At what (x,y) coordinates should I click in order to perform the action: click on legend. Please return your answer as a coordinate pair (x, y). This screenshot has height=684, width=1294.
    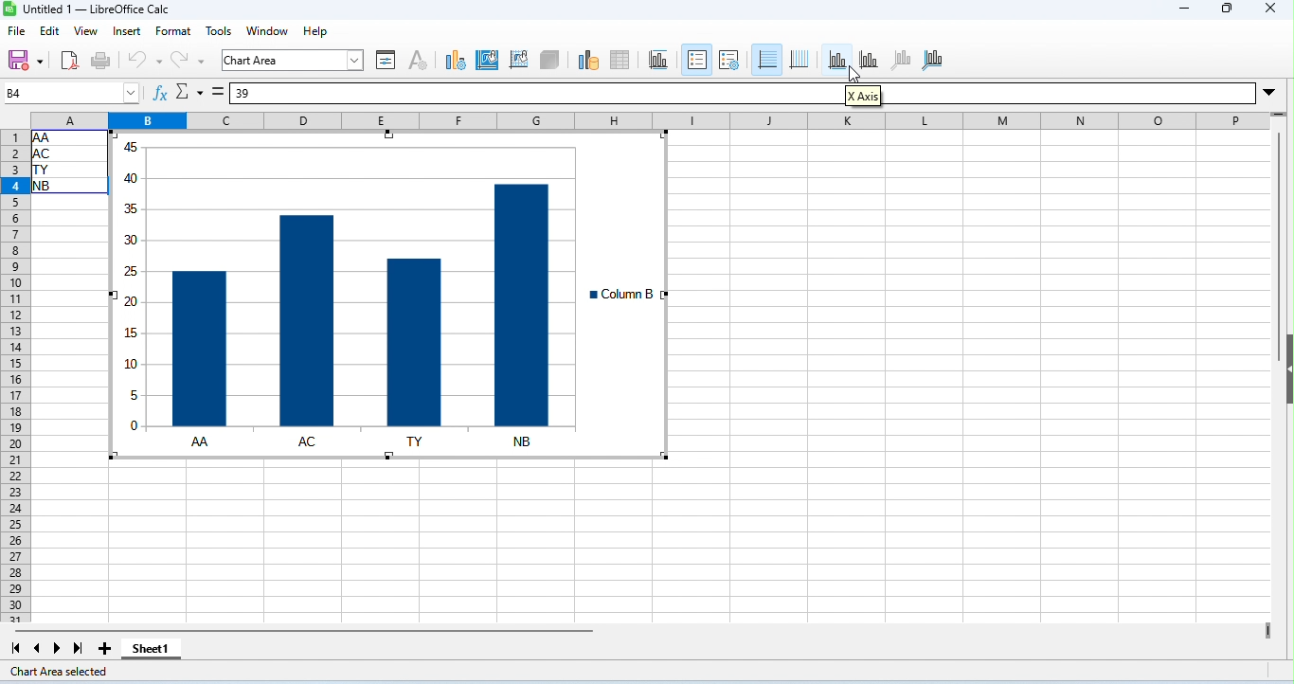
    Looking at the image, I should click on (730, 61).